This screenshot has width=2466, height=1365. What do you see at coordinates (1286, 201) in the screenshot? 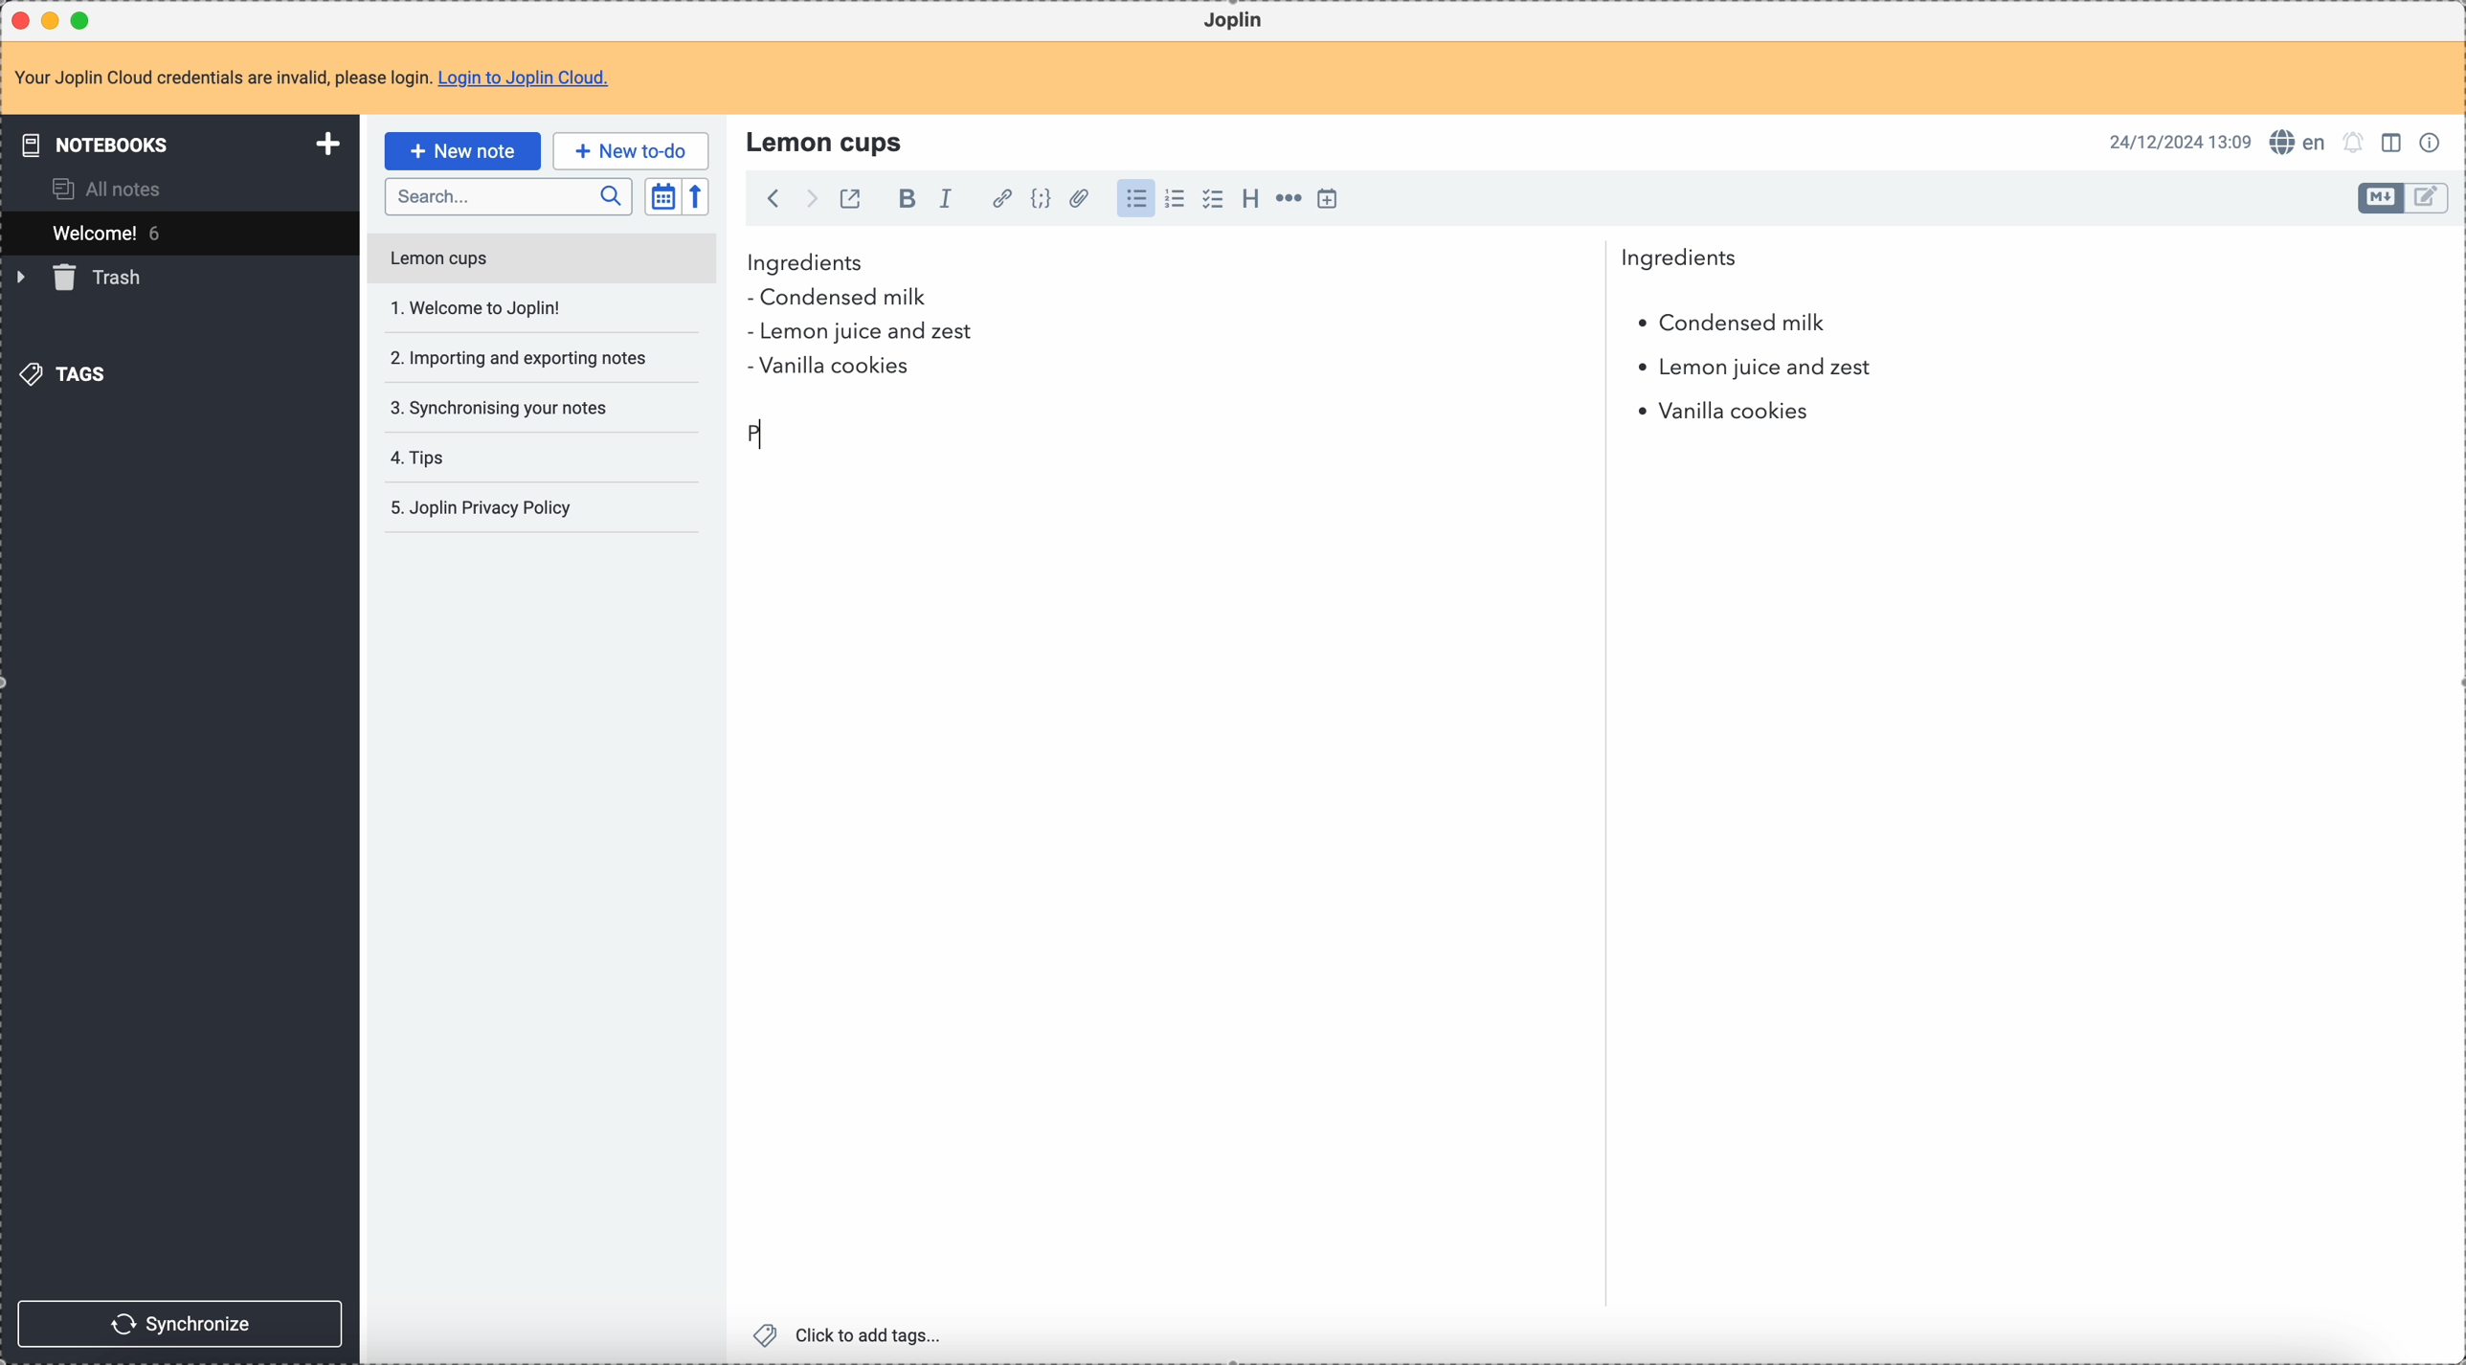
I see `horizontal rule` at bounding box center [1286, 201].